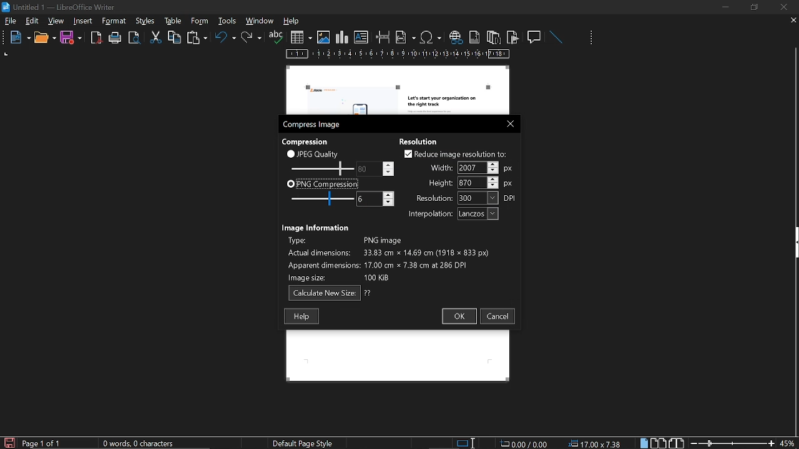 This screenshot has width=799, height=449. I want to click on position, so click(597, 443).